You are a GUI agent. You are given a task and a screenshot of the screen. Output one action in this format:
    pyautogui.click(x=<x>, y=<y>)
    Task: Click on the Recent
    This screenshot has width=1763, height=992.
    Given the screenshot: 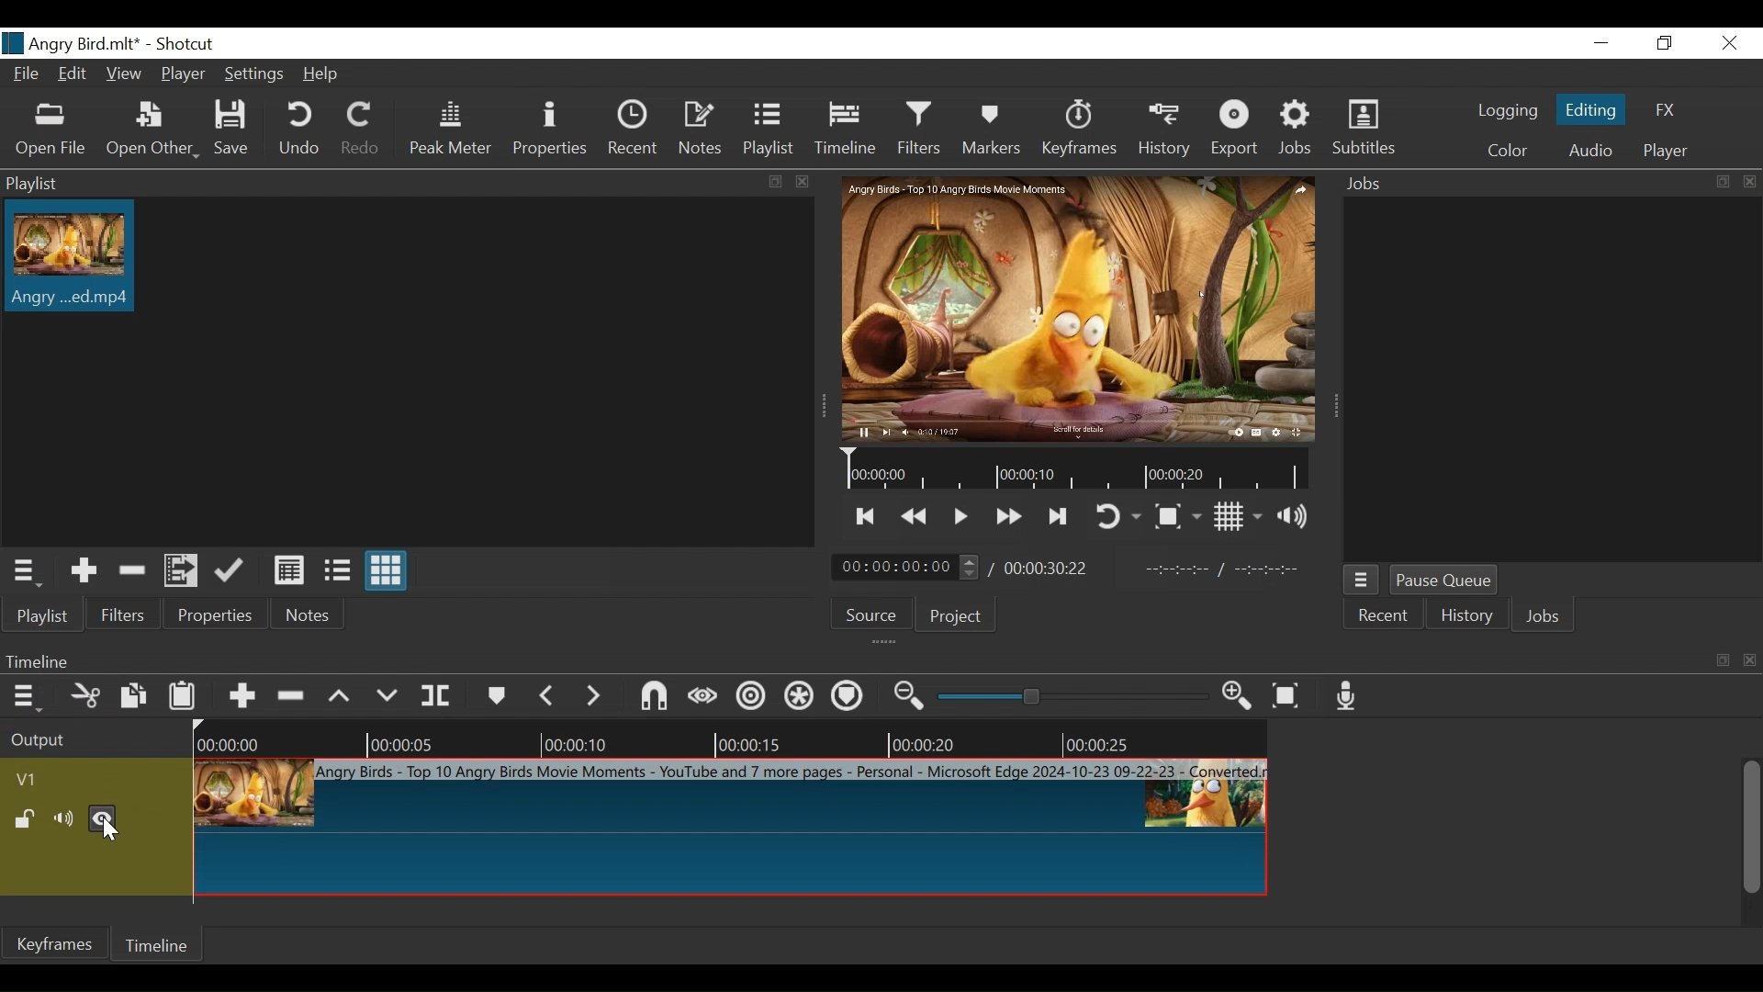 What is the action you would take?
    pyautogui.click(x=634, y=129)
    